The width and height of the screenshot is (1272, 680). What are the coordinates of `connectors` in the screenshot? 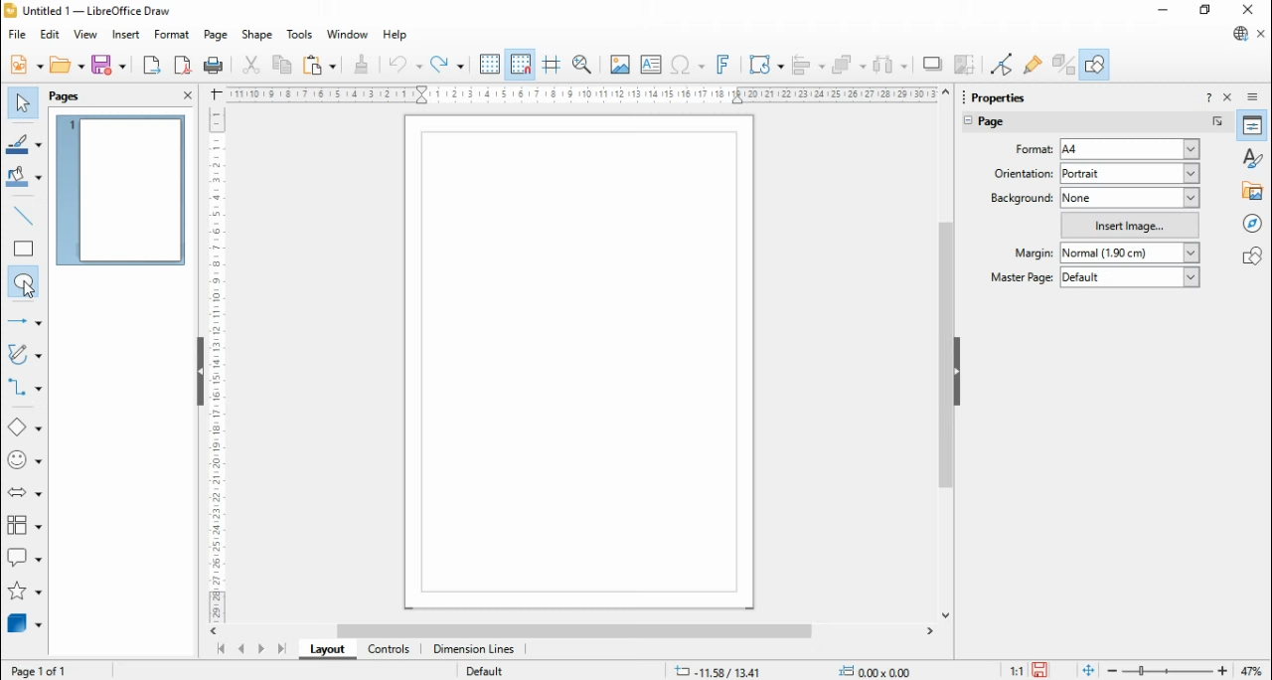 It's located at (25, 388).